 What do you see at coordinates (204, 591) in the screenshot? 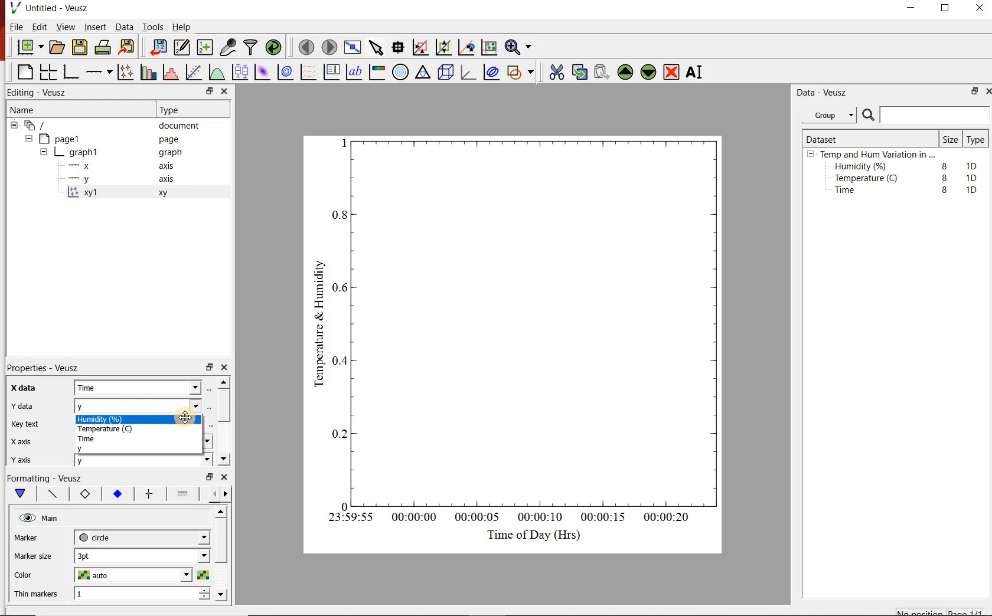
I see `increase` at bounding box center [204, 591].